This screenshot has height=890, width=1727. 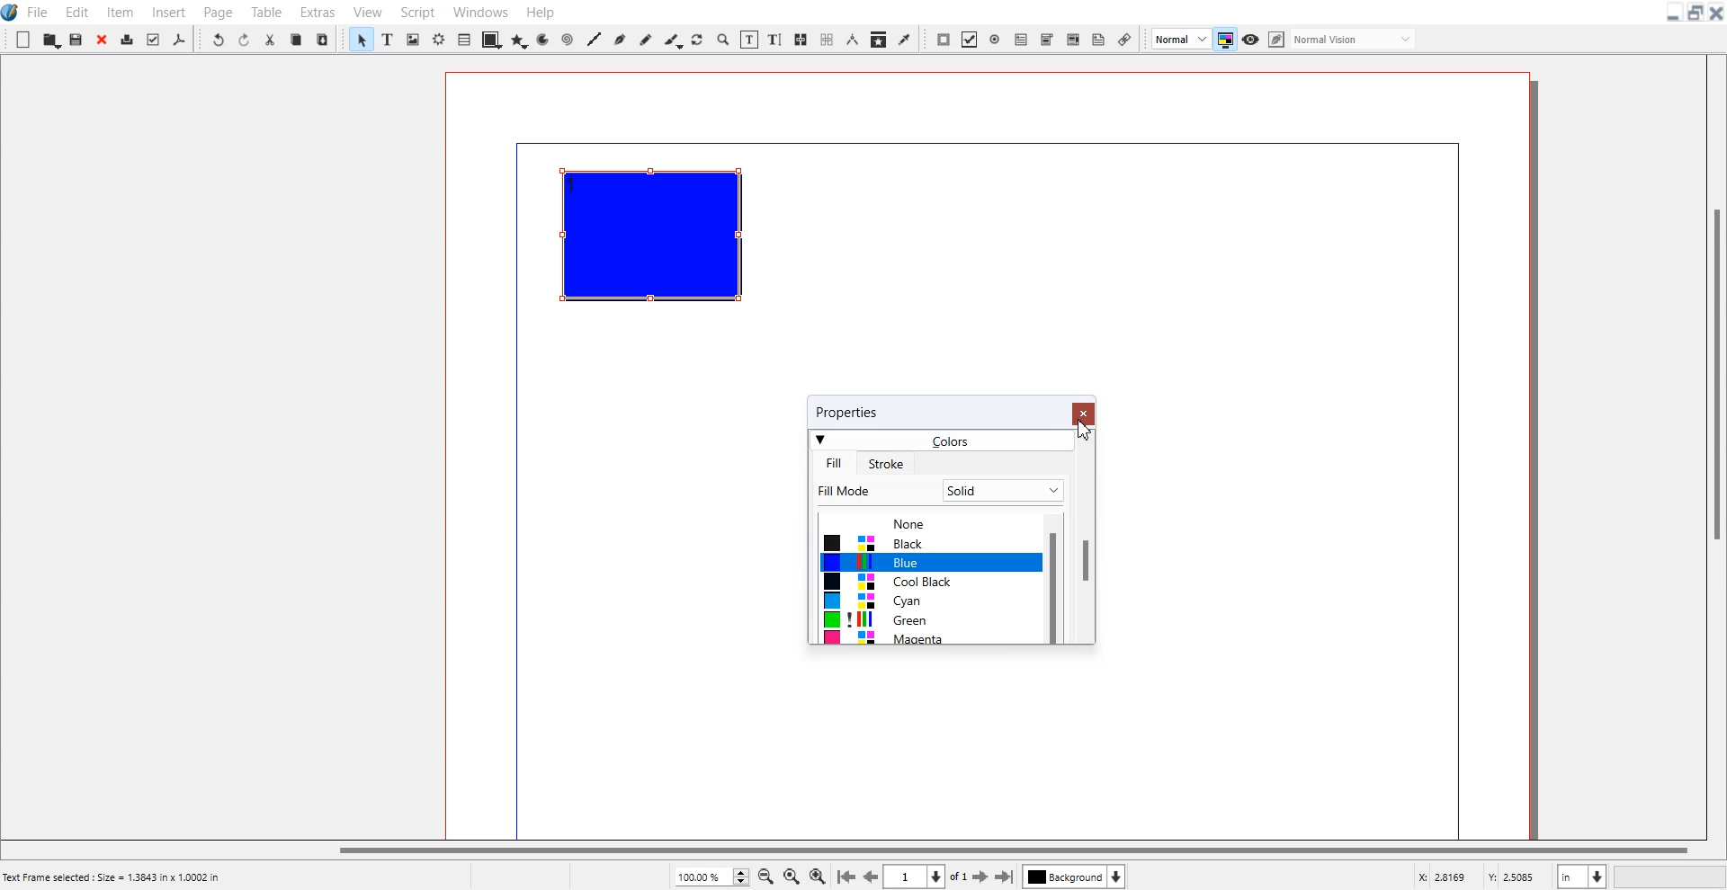 What do you see at coordinates (846, 877) in the screenshot?
I see `Go to first Page` at bounding box center [846, 877].